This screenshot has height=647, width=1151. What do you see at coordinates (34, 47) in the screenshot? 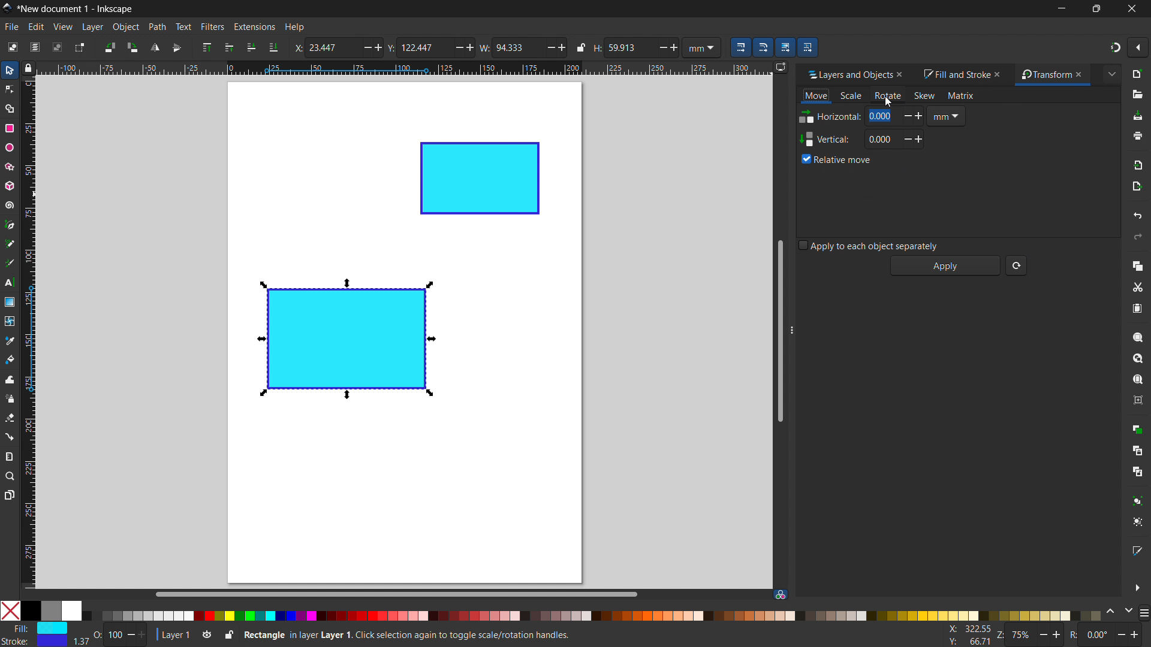
I see `select all in all layers` at bounding box center [34, 47].